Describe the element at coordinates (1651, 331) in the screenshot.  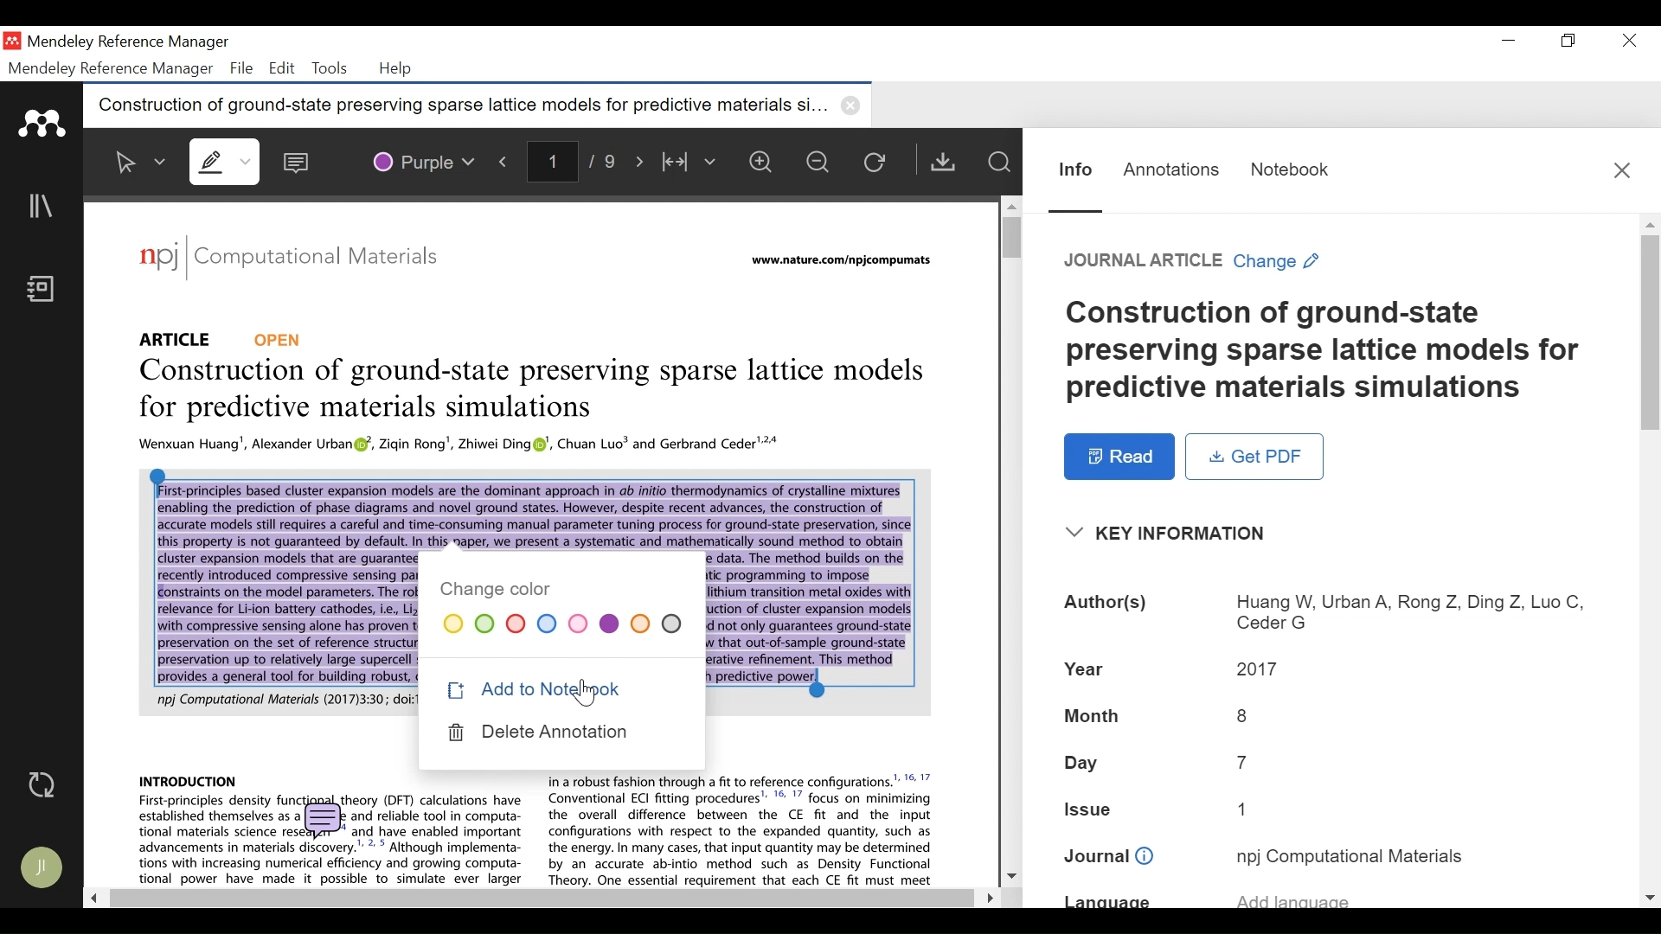
I see `Vertical Scroll bar` at that location.